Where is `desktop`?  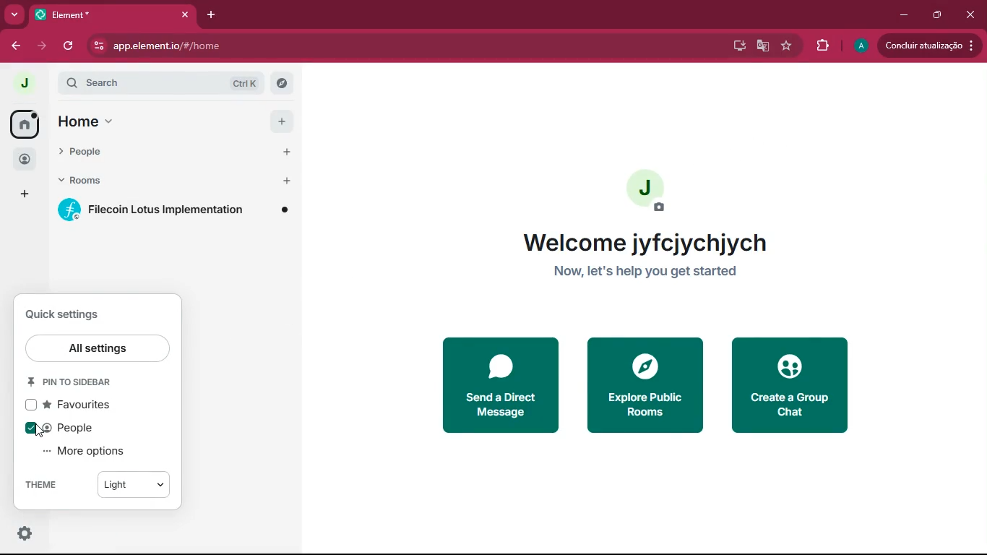 desktop is located at coordinates (738, 46).